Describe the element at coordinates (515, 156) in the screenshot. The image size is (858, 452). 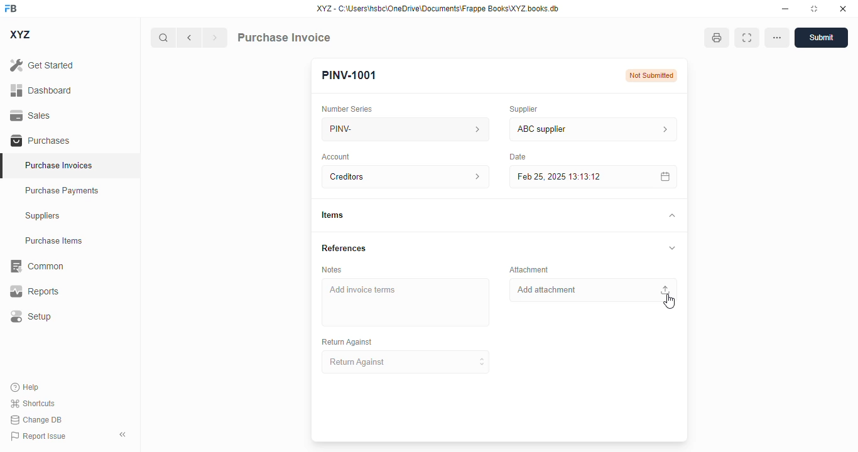
I see `date` at that location.